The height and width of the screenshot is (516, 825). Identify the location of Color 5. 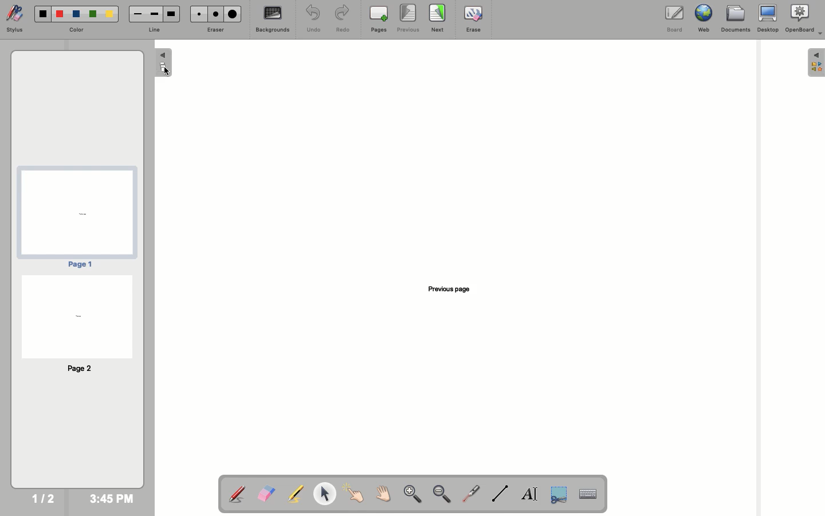
(109, 14).